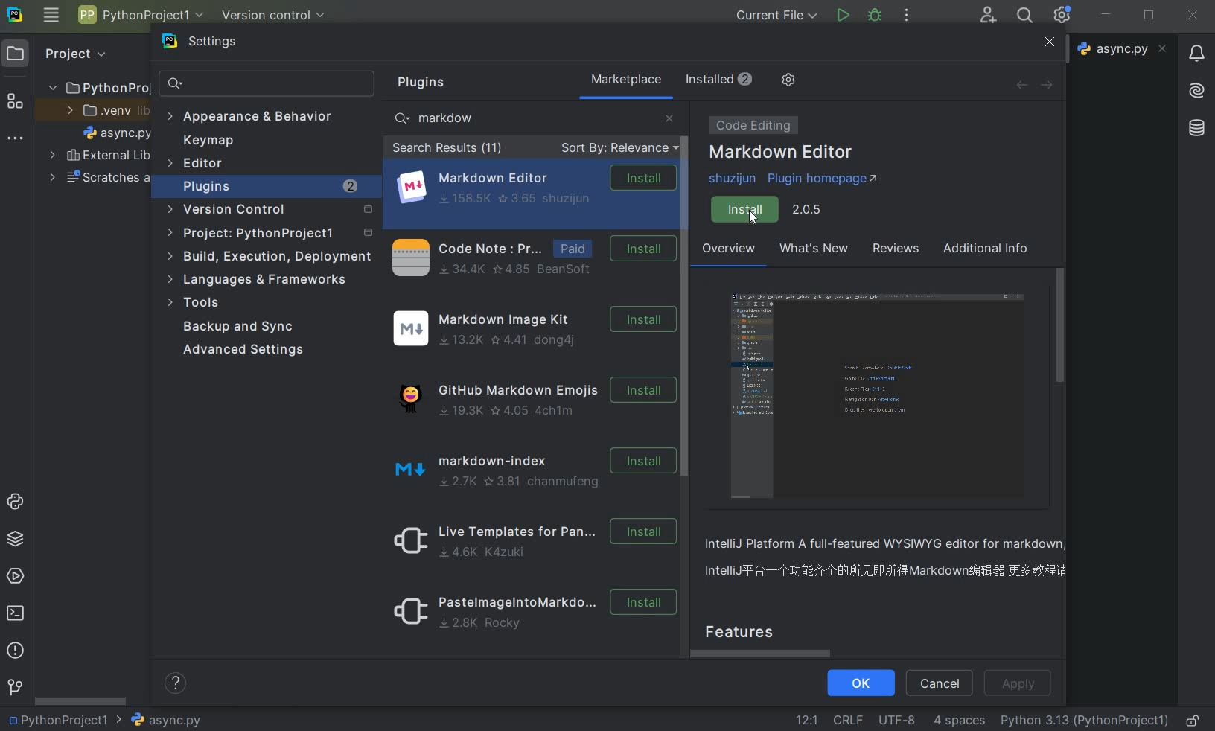 The image size is (1215, 731). What do you see at coordinates (165, 720) in the screenshot?
I see `file name` at bounding box center [165, 720].